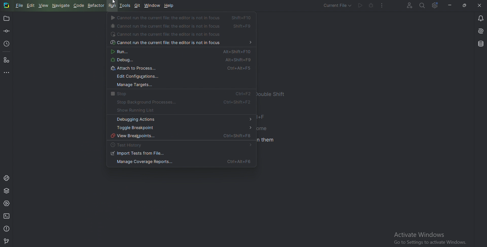  Describe the element at coordinates (371, 6) in the screenshot. I see `Debug` at that location.